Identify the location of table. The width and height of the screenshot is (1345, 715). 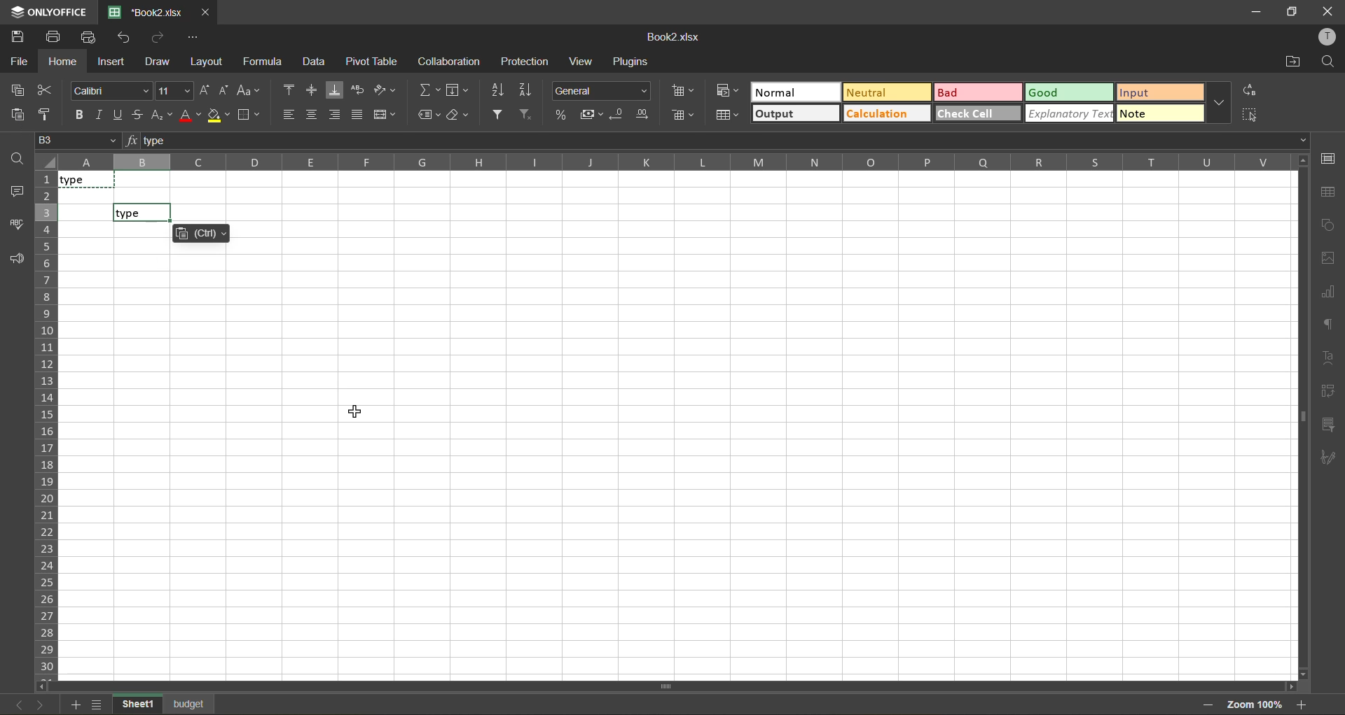
(1332, 192).